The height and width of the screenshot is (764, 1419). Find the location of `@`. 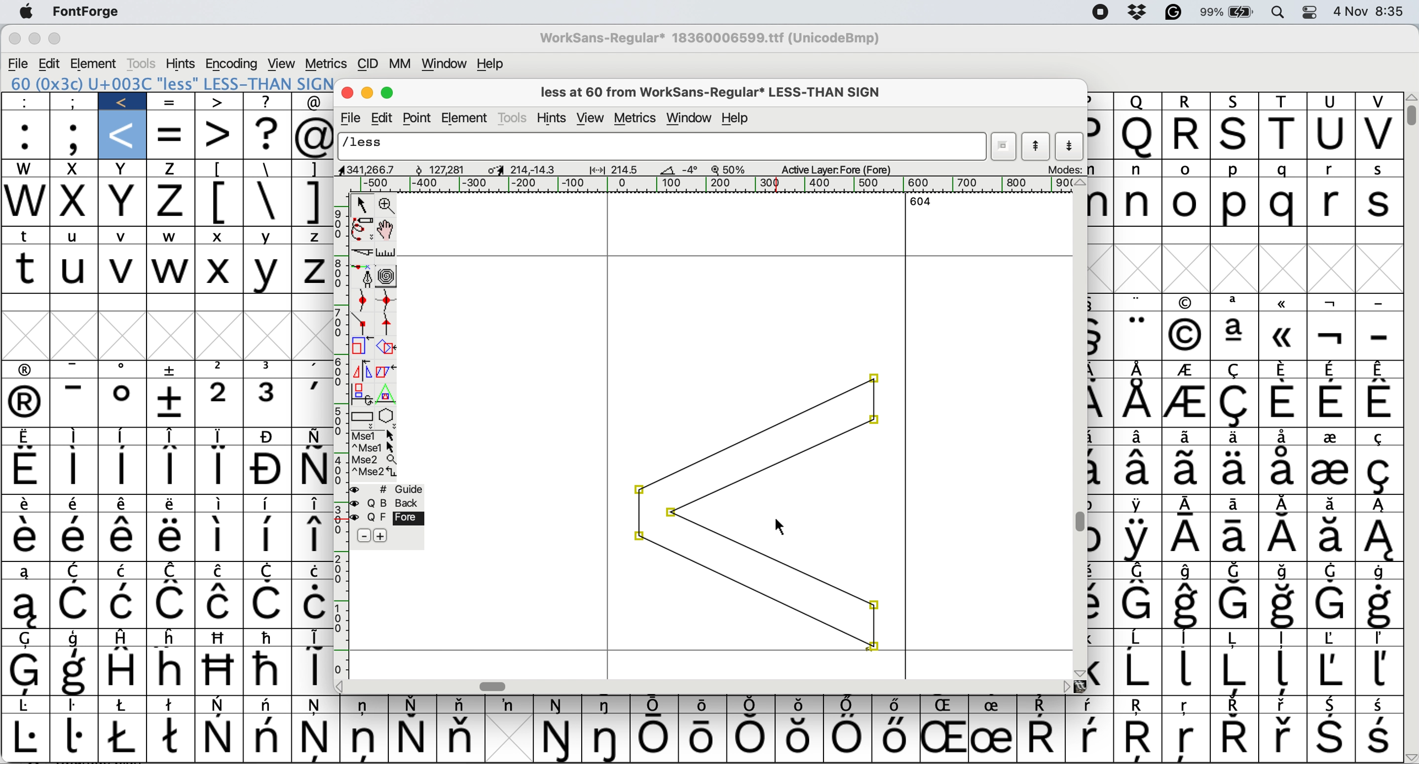

@ is located at coordinates (315, 135).